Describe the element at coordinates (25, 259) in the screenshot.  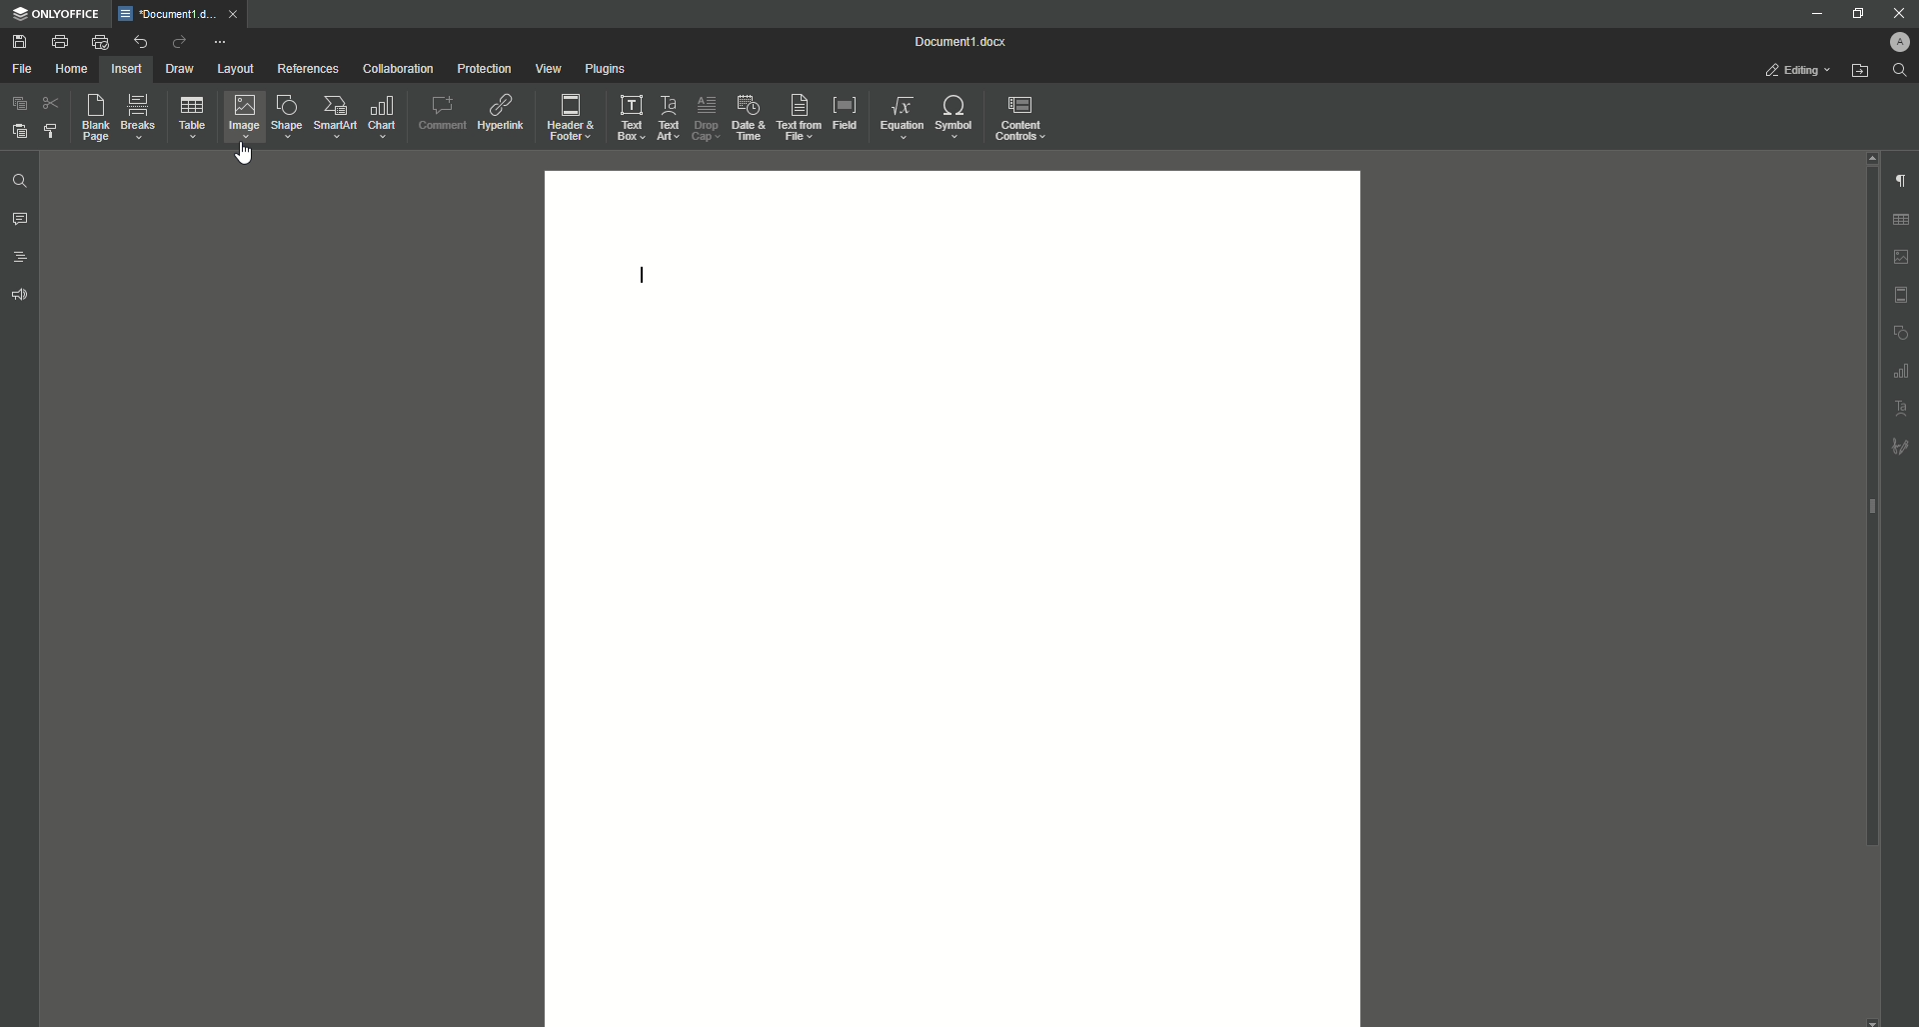
I see `Headings` at that location.